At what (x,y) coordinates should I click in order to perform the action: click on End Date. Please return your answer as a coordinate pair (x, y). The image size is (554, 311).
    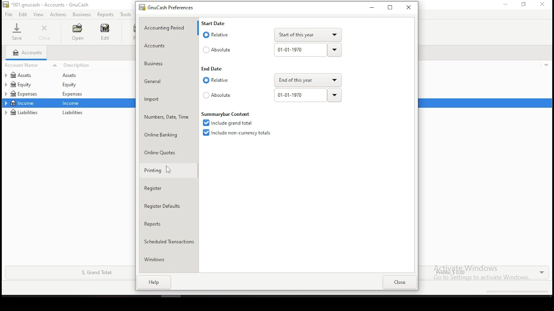
    Looking at the image, I should click on (214, 69).